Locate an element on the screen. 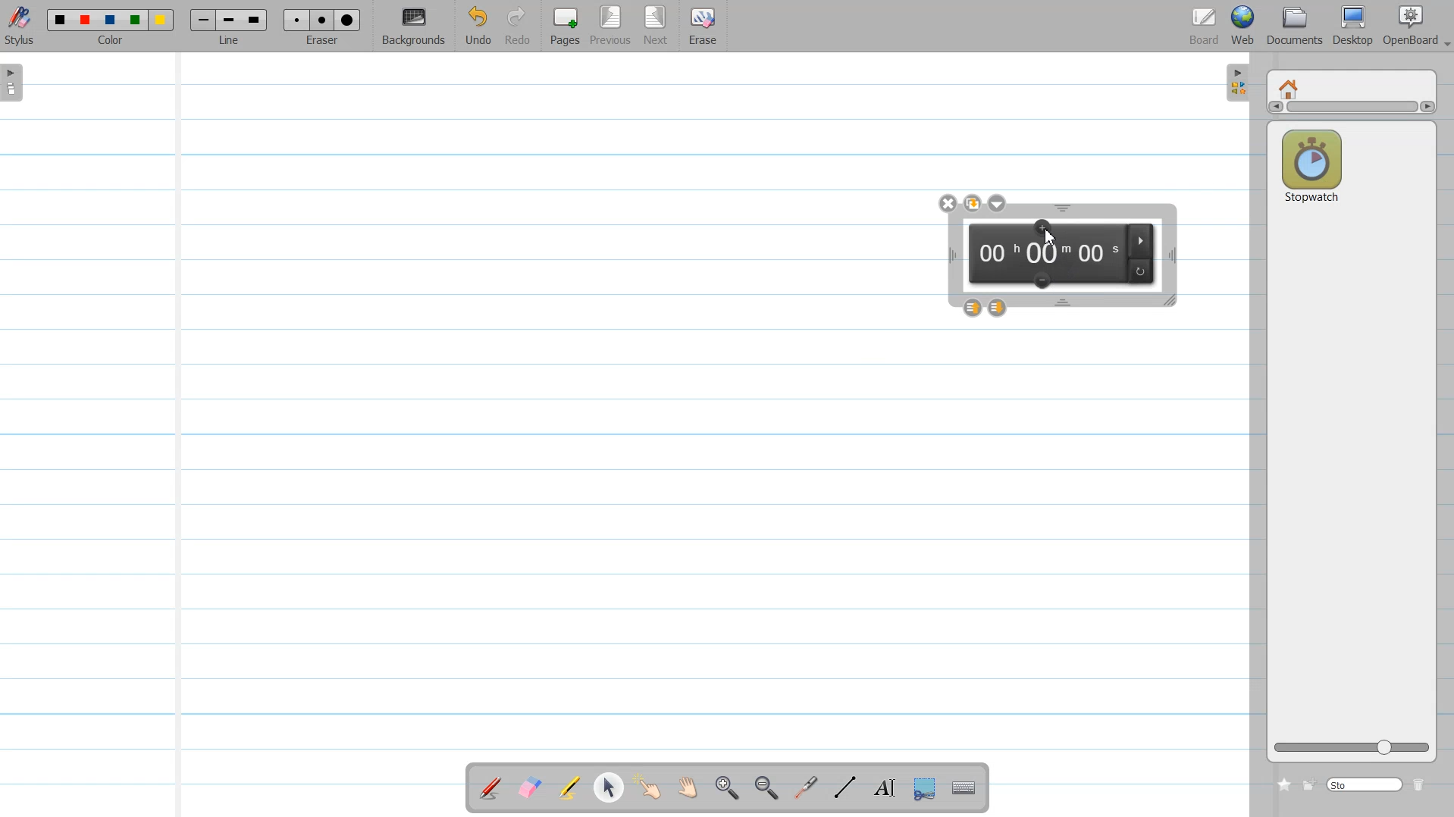 Image resolution: width=1454 pixels, height=817 pixels. Web is located at coordinates (1243, 26).